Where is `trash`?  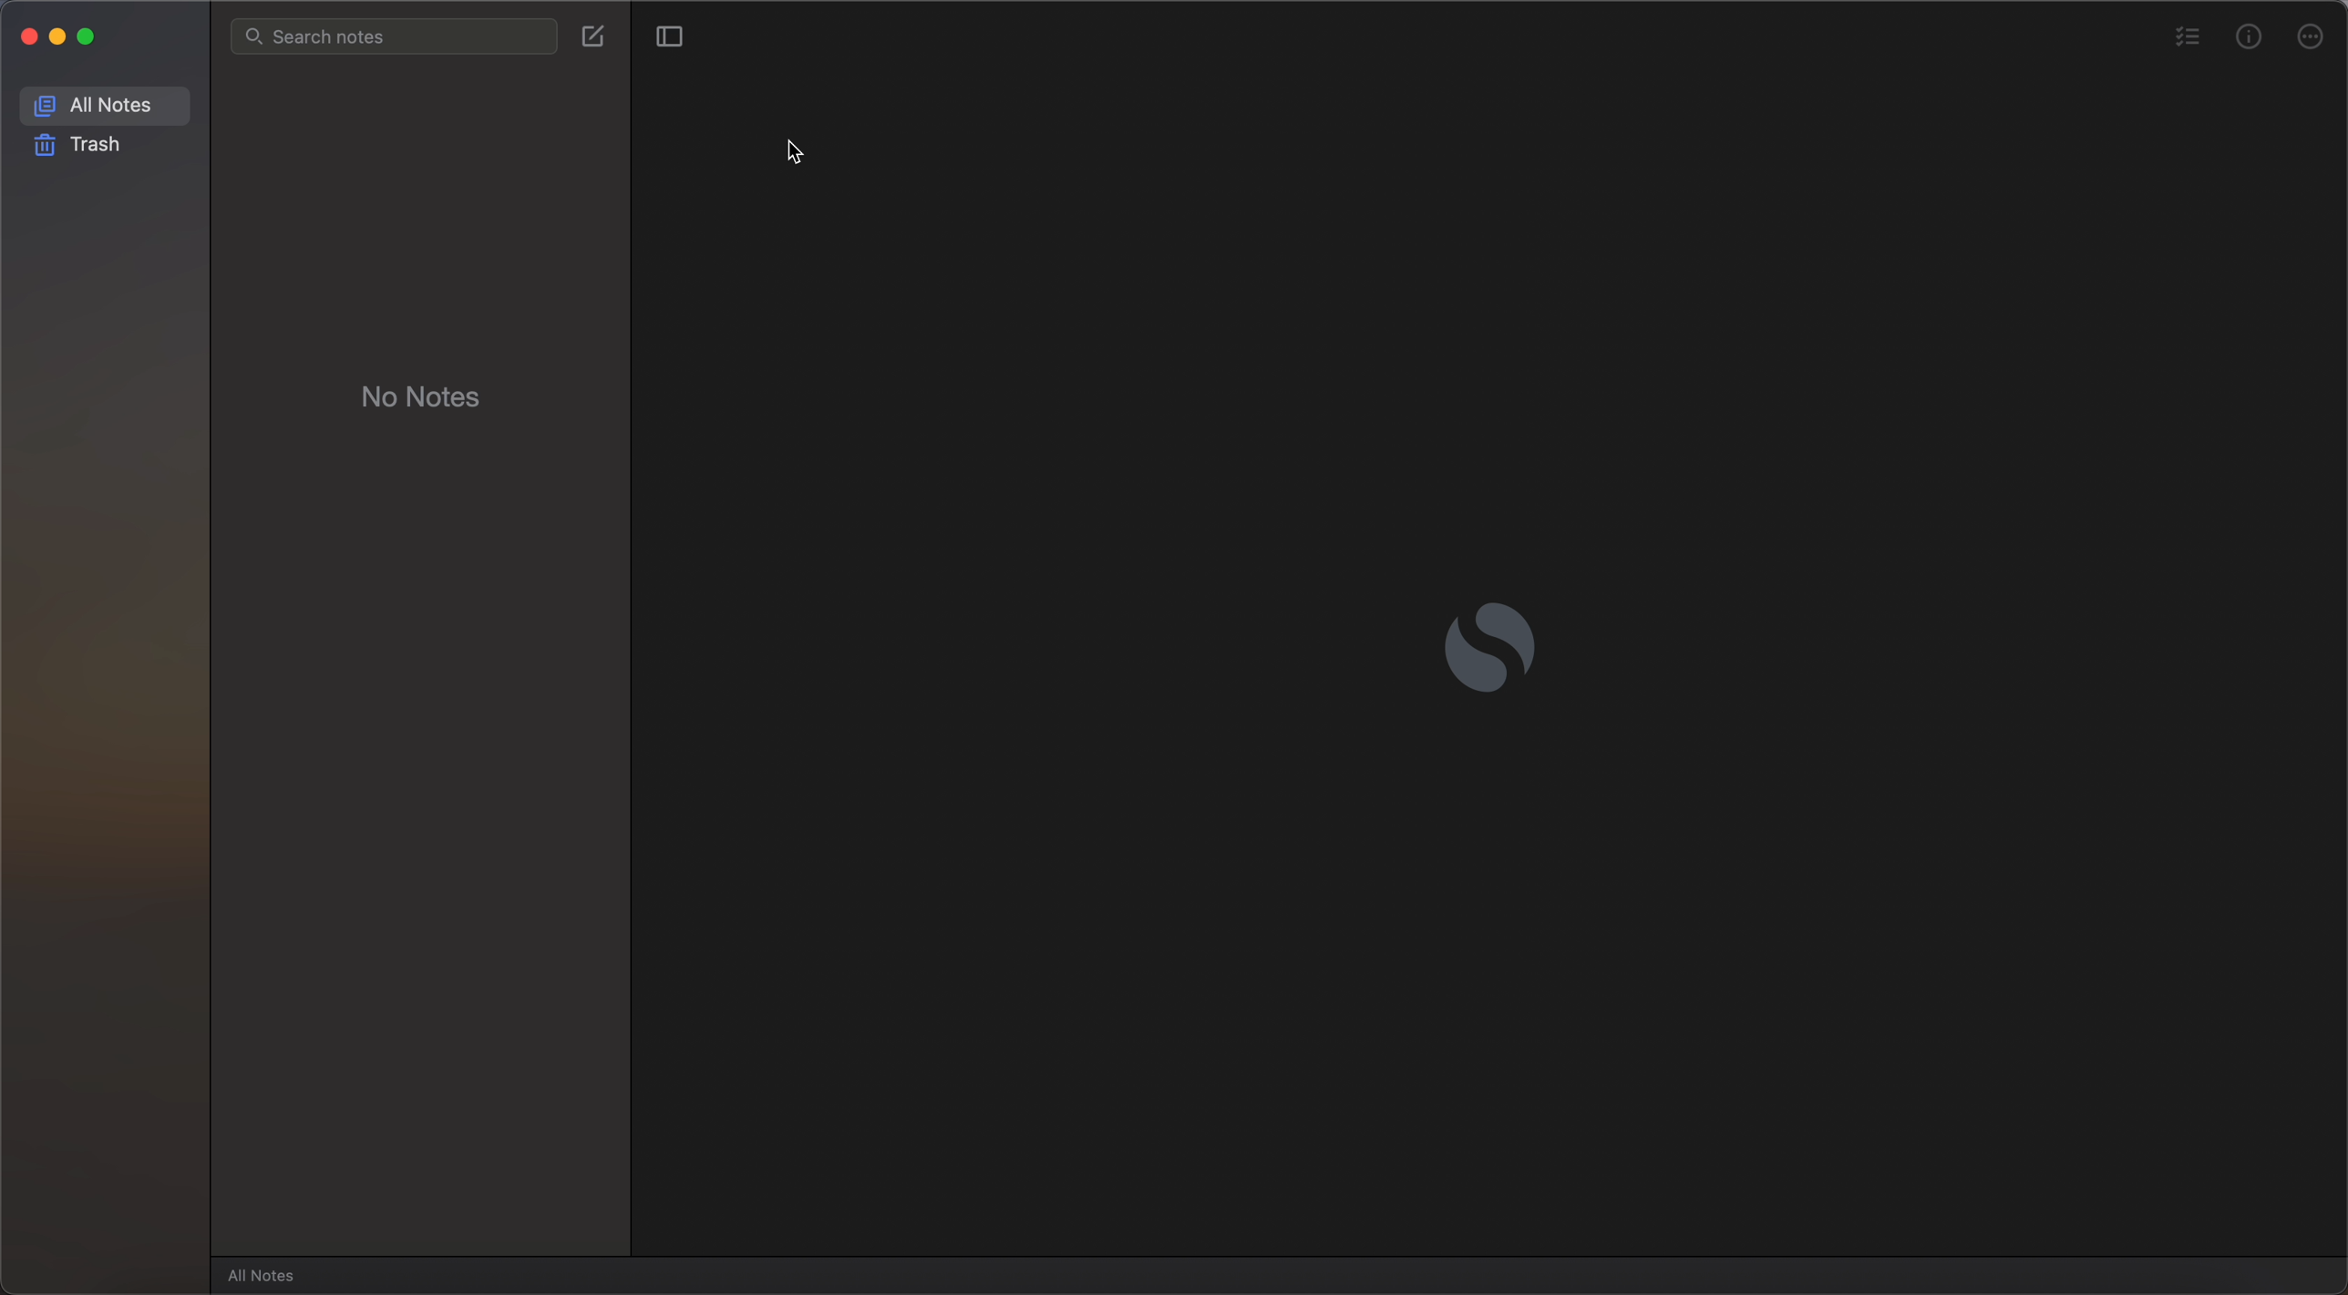 trash is located at coordinates (82, 145).